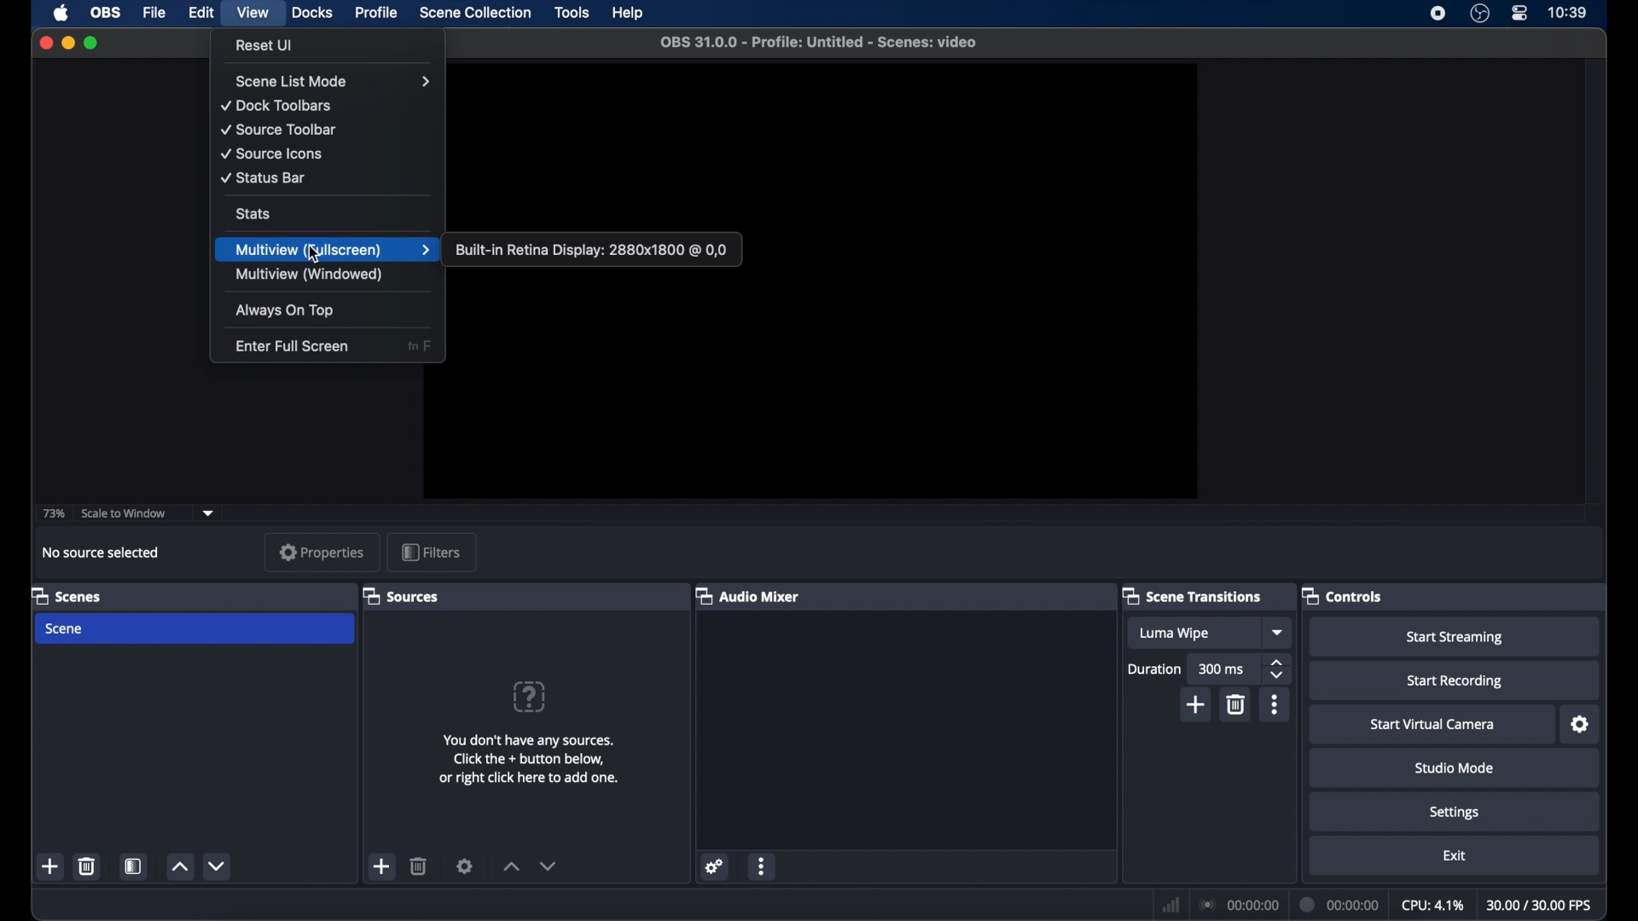  I want to click on controls, so click(1342, 595).